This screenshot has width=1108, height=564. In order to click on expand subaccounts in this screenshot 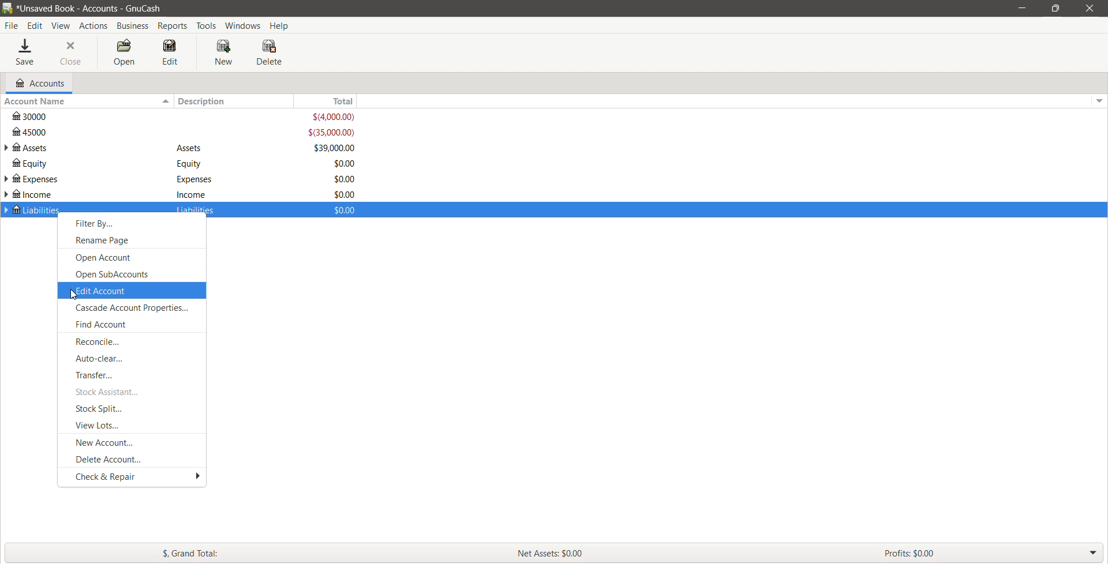, I will do `click(7, 194)`.